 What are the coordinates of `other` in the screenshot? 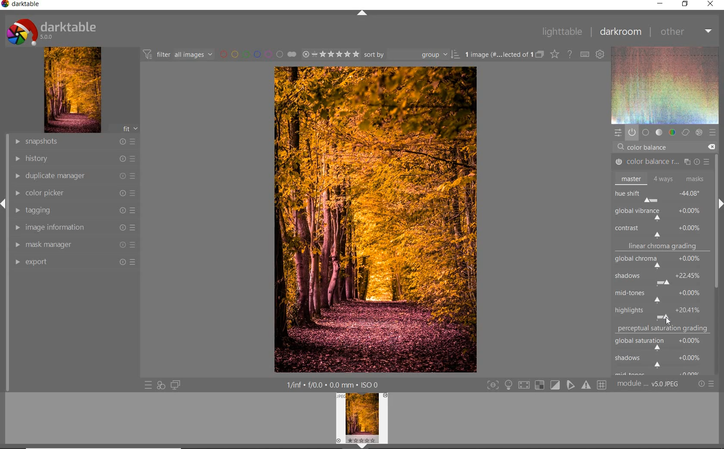 It's located at (687, 32).